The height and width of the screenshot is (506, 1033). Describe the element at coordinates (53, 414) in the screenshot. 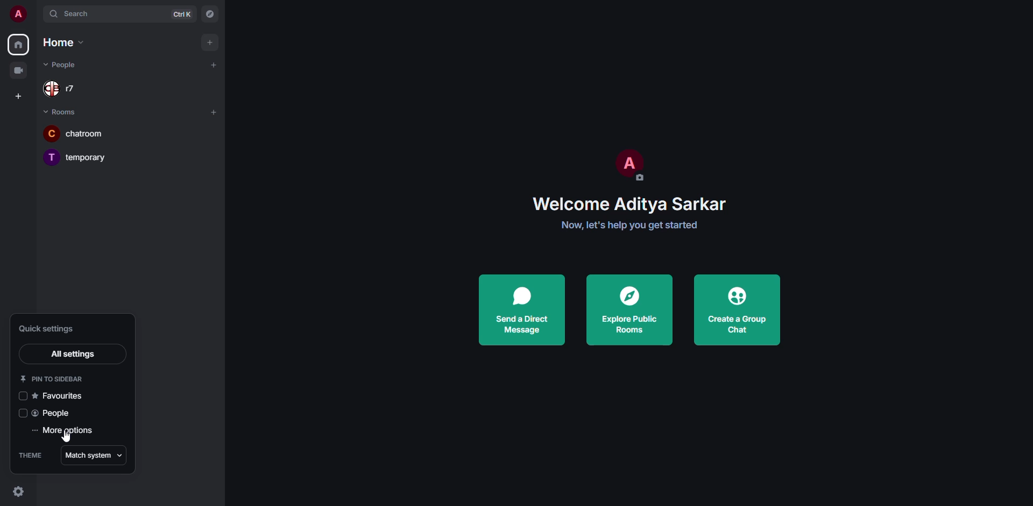

I see `people` at that location.